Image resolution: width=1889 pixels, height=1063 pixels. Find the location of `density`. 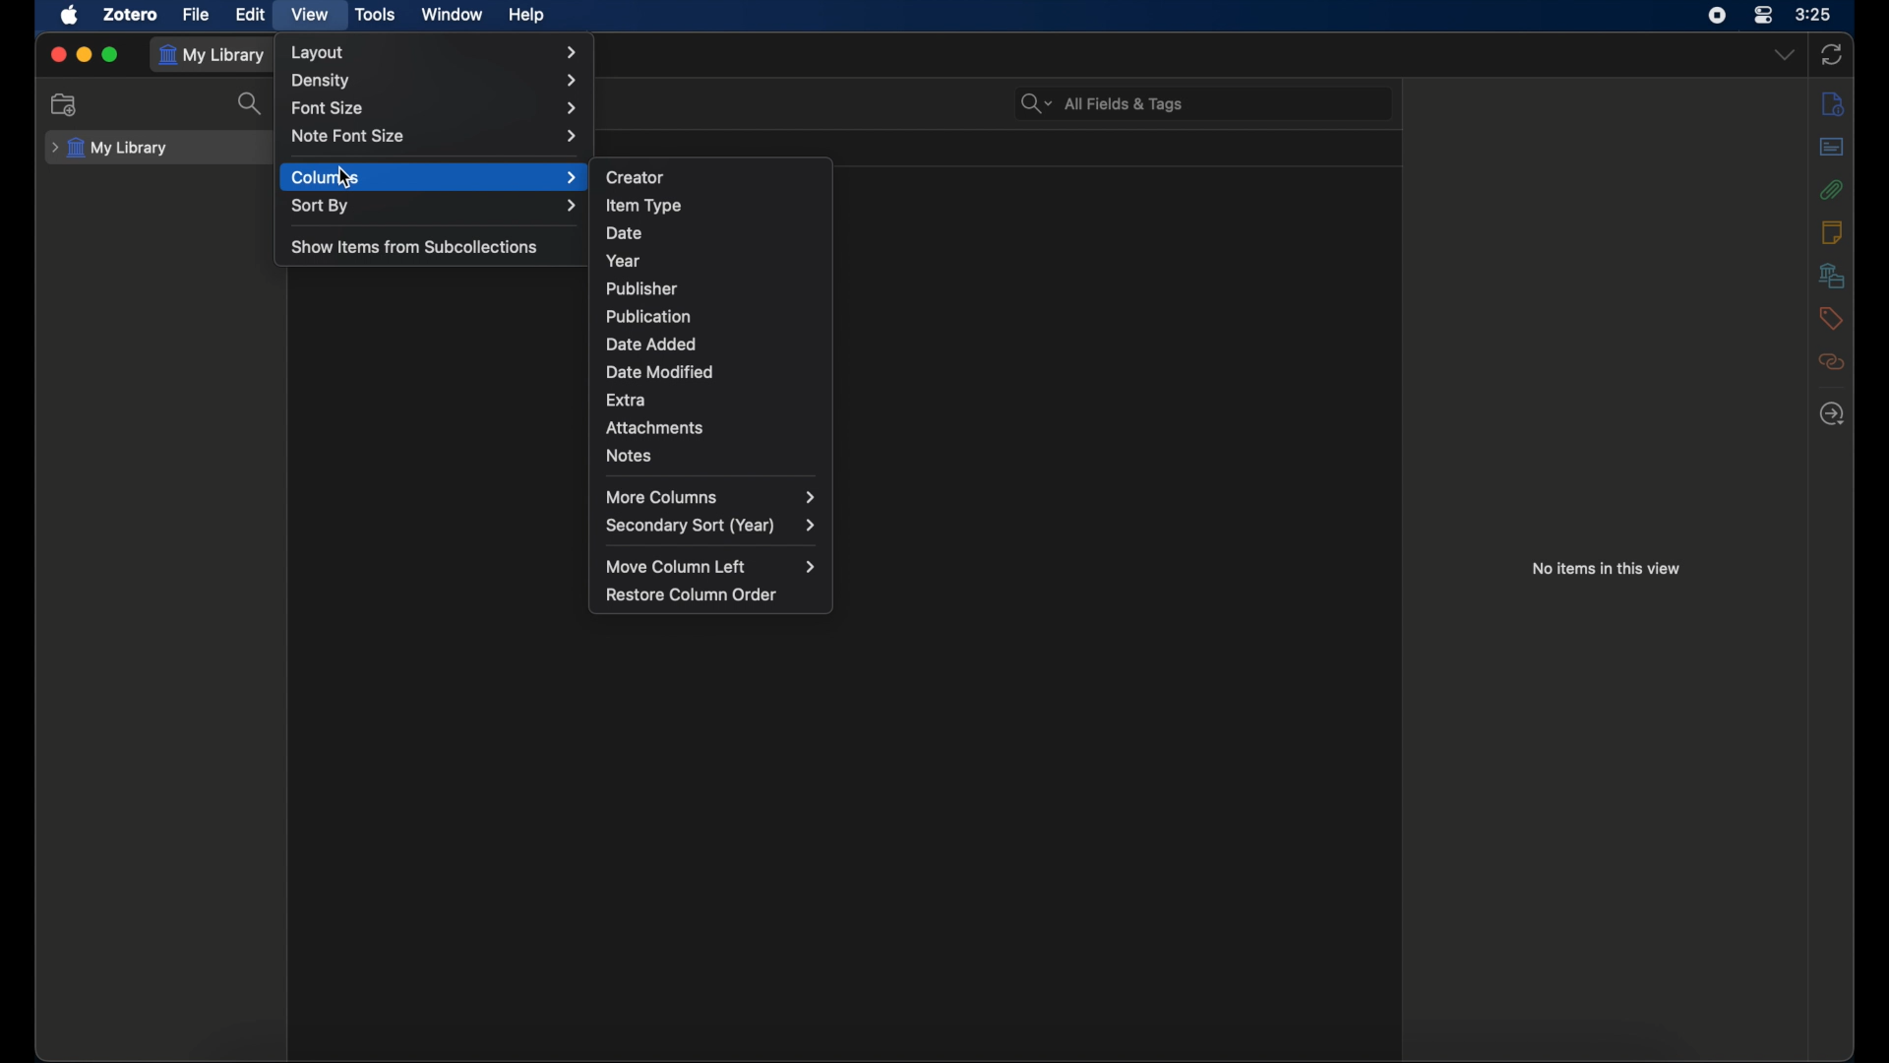

density is located at coordinates (438, 81).